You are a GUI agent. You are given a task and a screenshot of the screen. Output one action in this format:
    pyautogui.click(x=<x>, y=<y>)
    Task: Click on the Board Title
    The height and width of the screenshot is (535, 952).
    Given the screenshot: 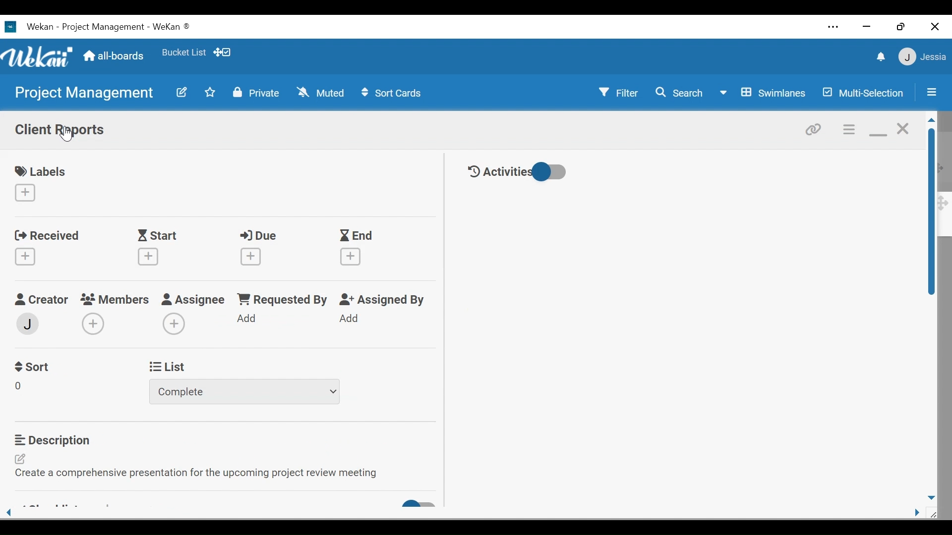 What is the action you would take?
    pyautogui.click(x=103, y=27)
    